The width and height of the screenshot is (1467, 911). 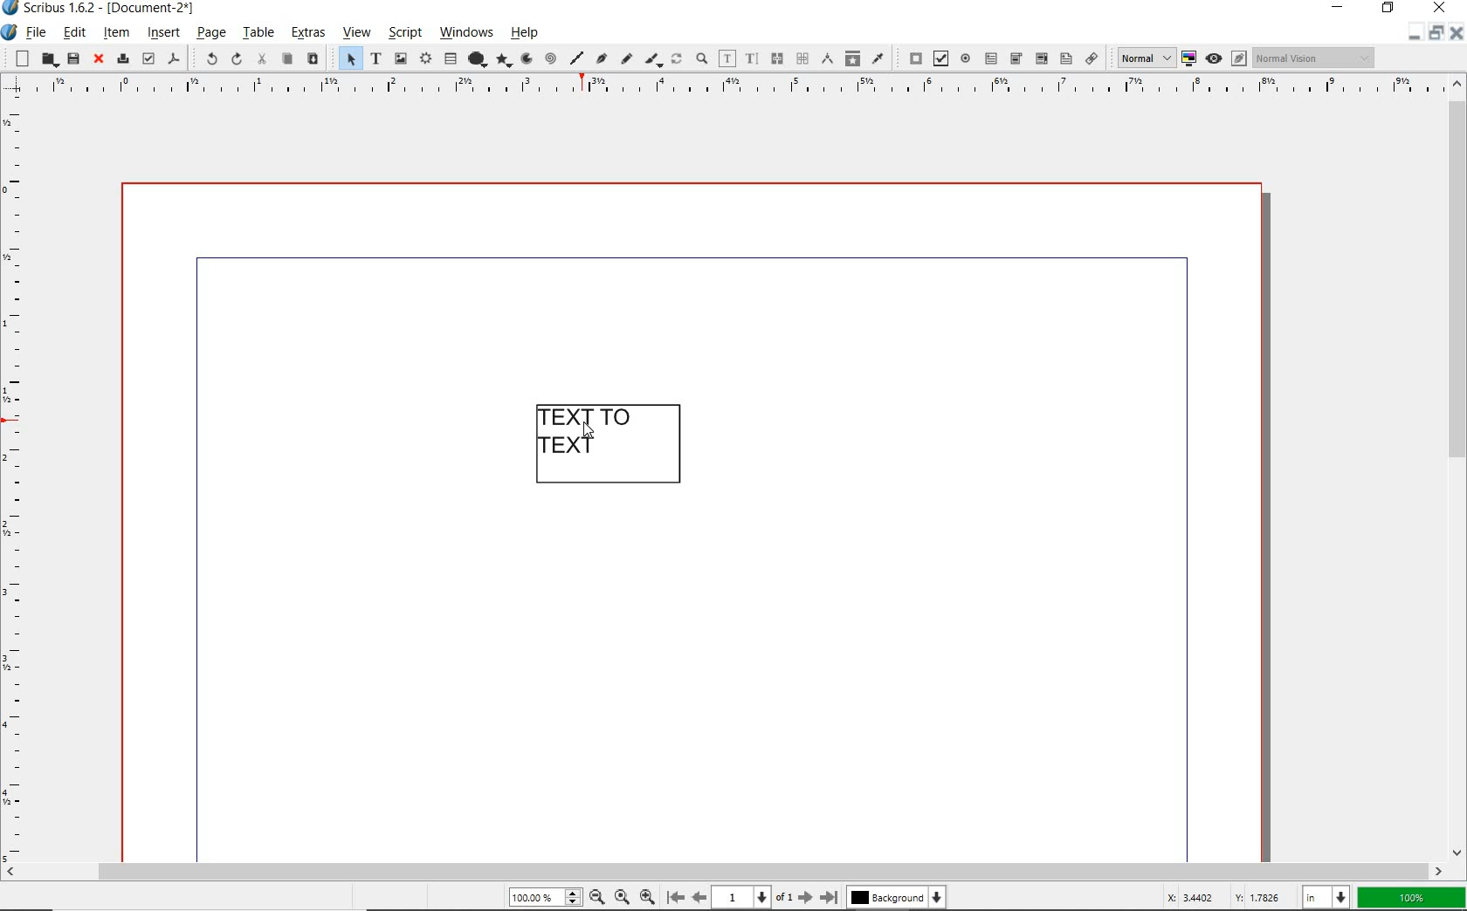 I want to click on zoom factor, so click(x=1412, y=898).